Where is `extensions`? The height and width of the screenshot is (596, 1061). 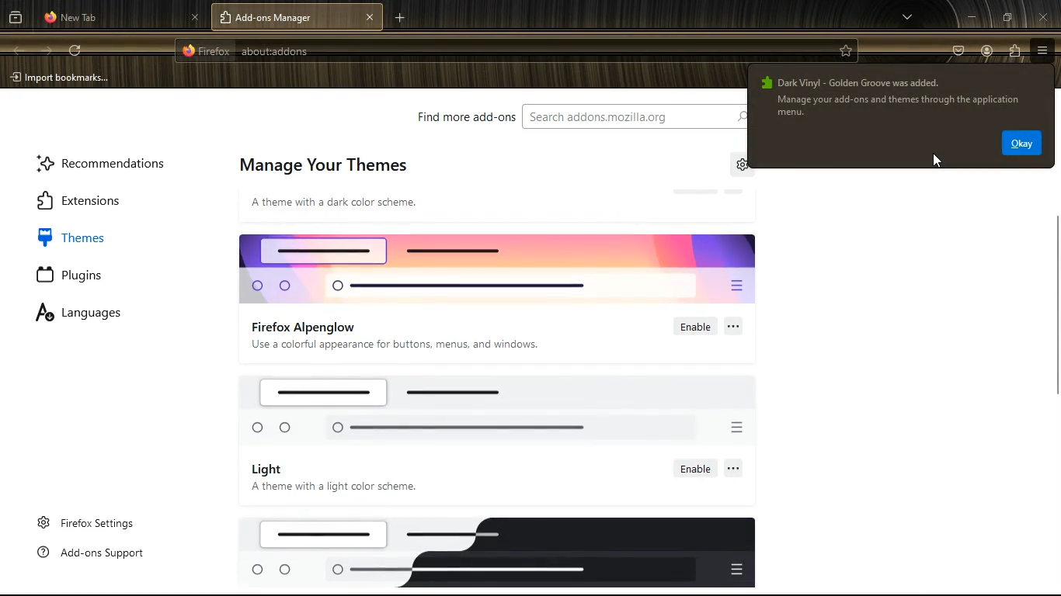
extensions is located at coordinates (97, 199).